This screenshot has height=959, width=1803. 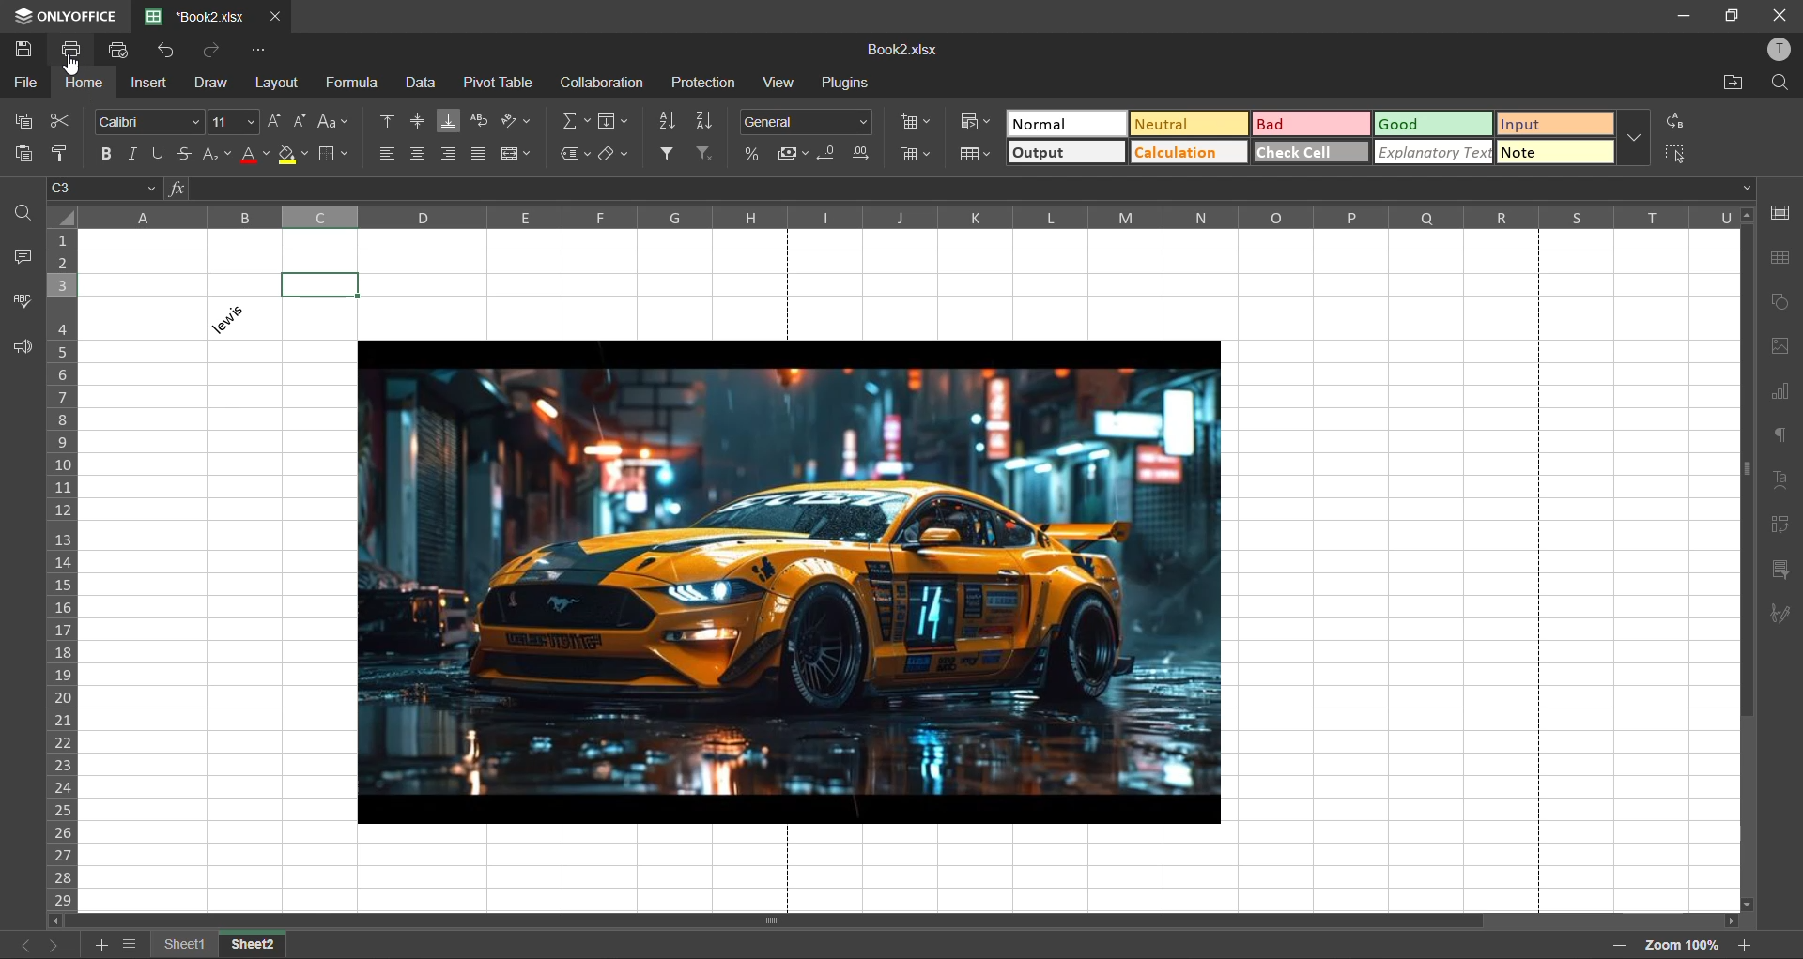 I want to click on clear, so click(x=615, y=154).